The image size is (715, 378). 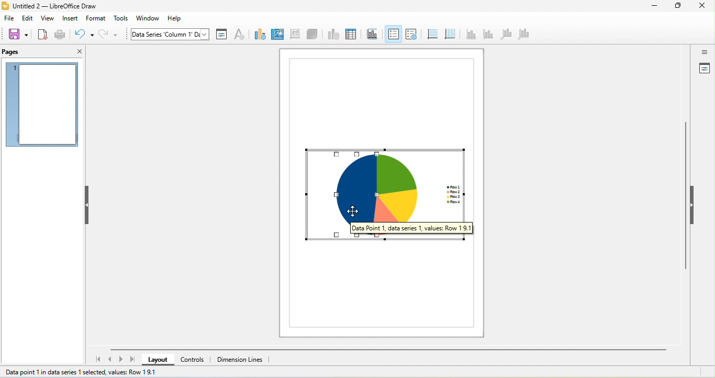 What do you see at coordinates (177, 18) in the screenshot?
I see `help` at bounding box center [177, 18].